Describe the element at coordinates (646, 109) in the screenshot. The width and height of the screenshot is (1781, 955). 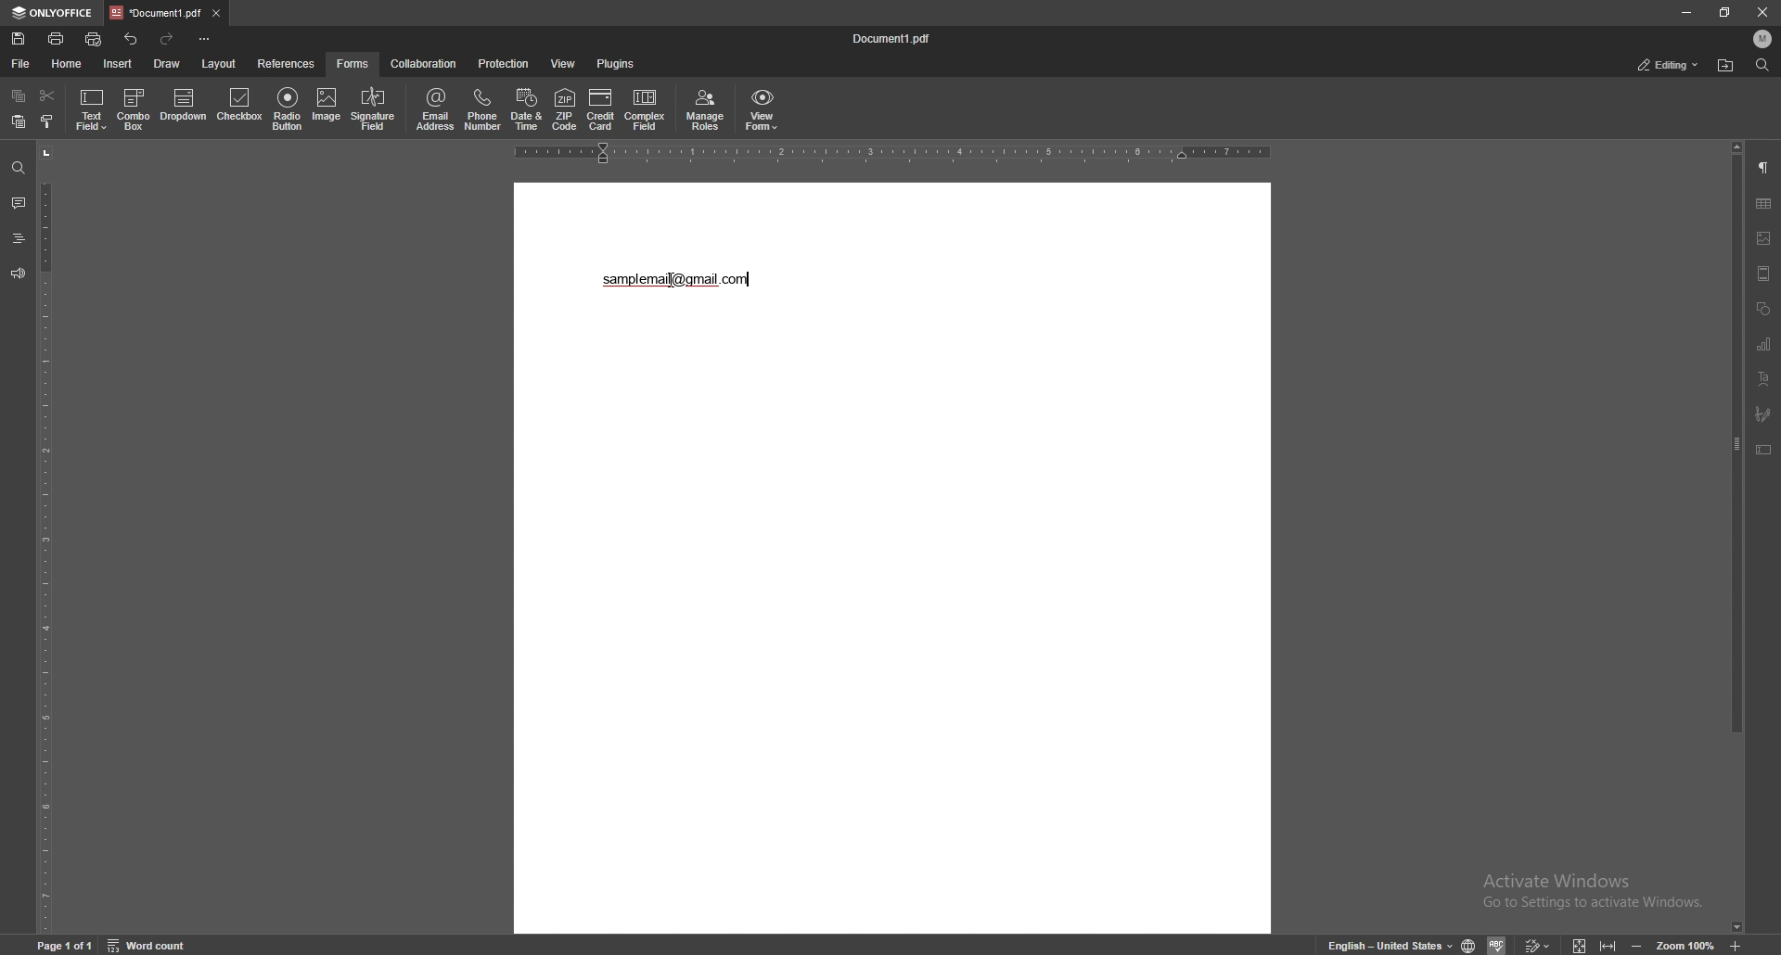
I see `complex field` at that location.